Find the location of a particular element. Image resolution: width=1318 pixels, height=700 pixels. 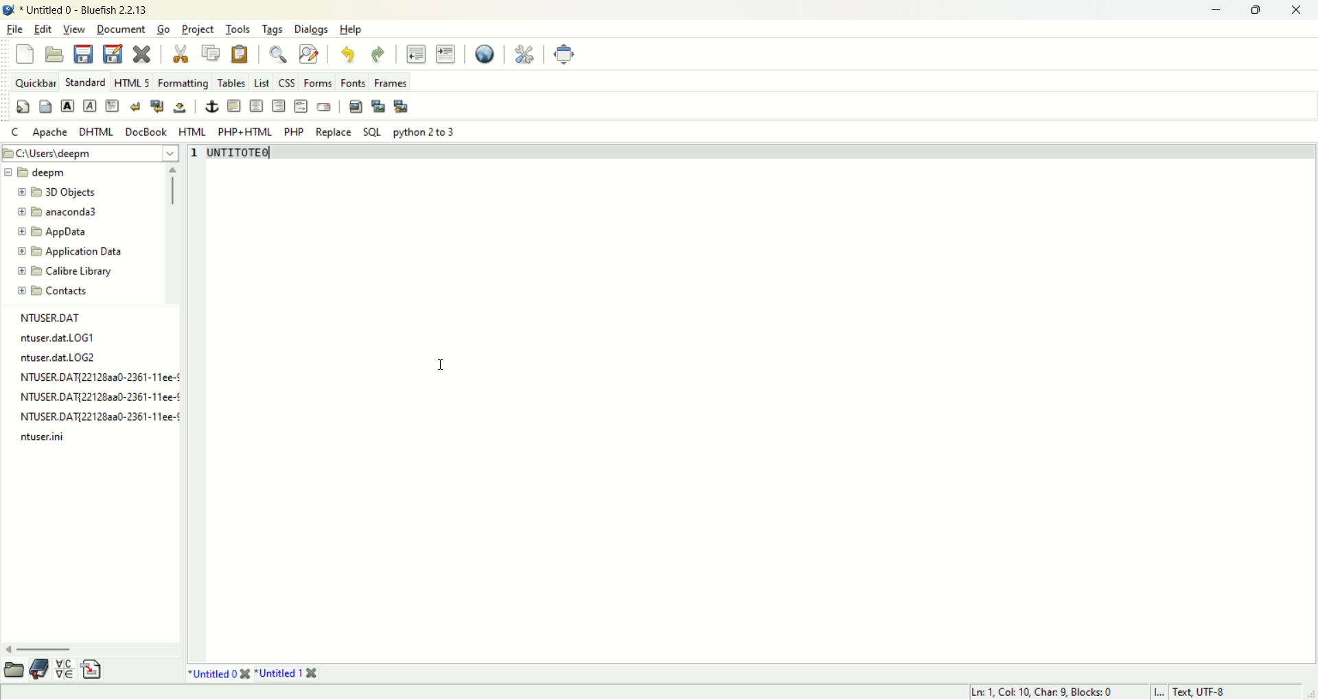

tables is located at coordinates (229, 84).